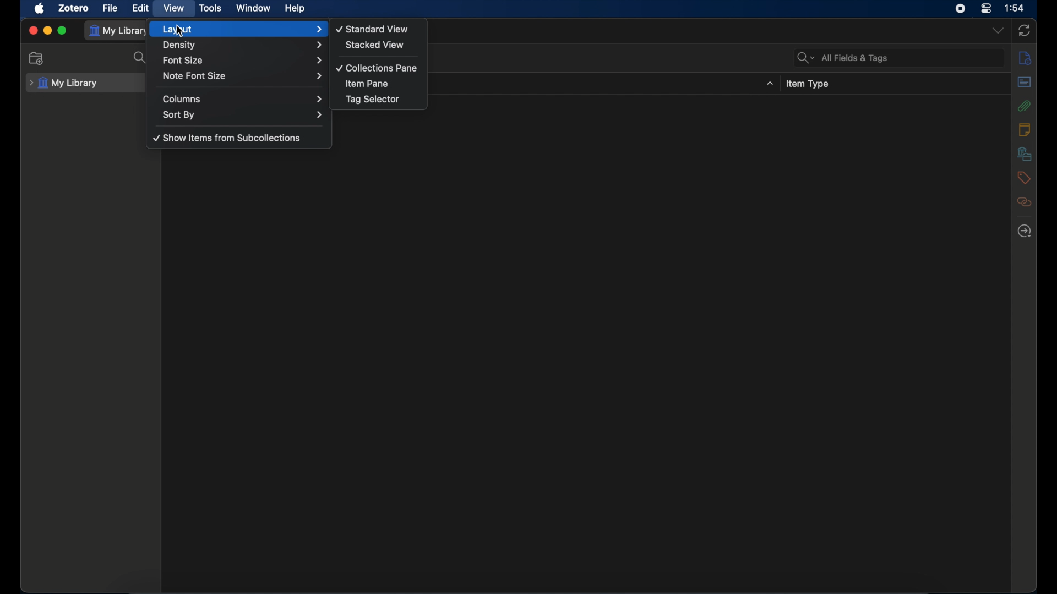  What do you see at coordinates (141, 58) in the screenshot?
I see `search` at bounding box center [141, 58].